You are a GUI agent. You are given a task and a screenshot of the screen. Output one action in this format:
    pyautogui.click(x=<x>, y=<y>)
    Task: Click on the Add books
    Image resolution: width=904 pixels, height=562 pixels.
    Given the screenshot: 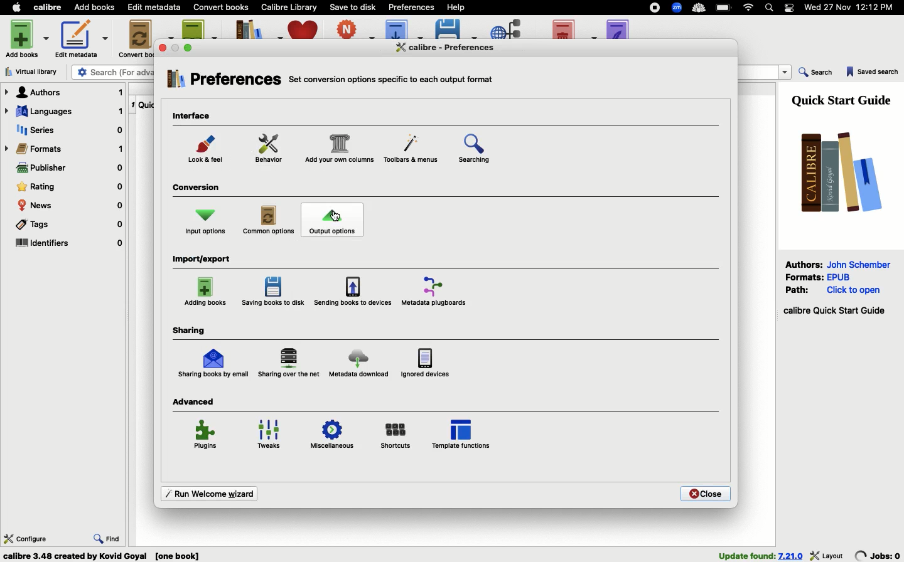 What is the action you would take?
    pyautogui.click(x=29, y=38)
    